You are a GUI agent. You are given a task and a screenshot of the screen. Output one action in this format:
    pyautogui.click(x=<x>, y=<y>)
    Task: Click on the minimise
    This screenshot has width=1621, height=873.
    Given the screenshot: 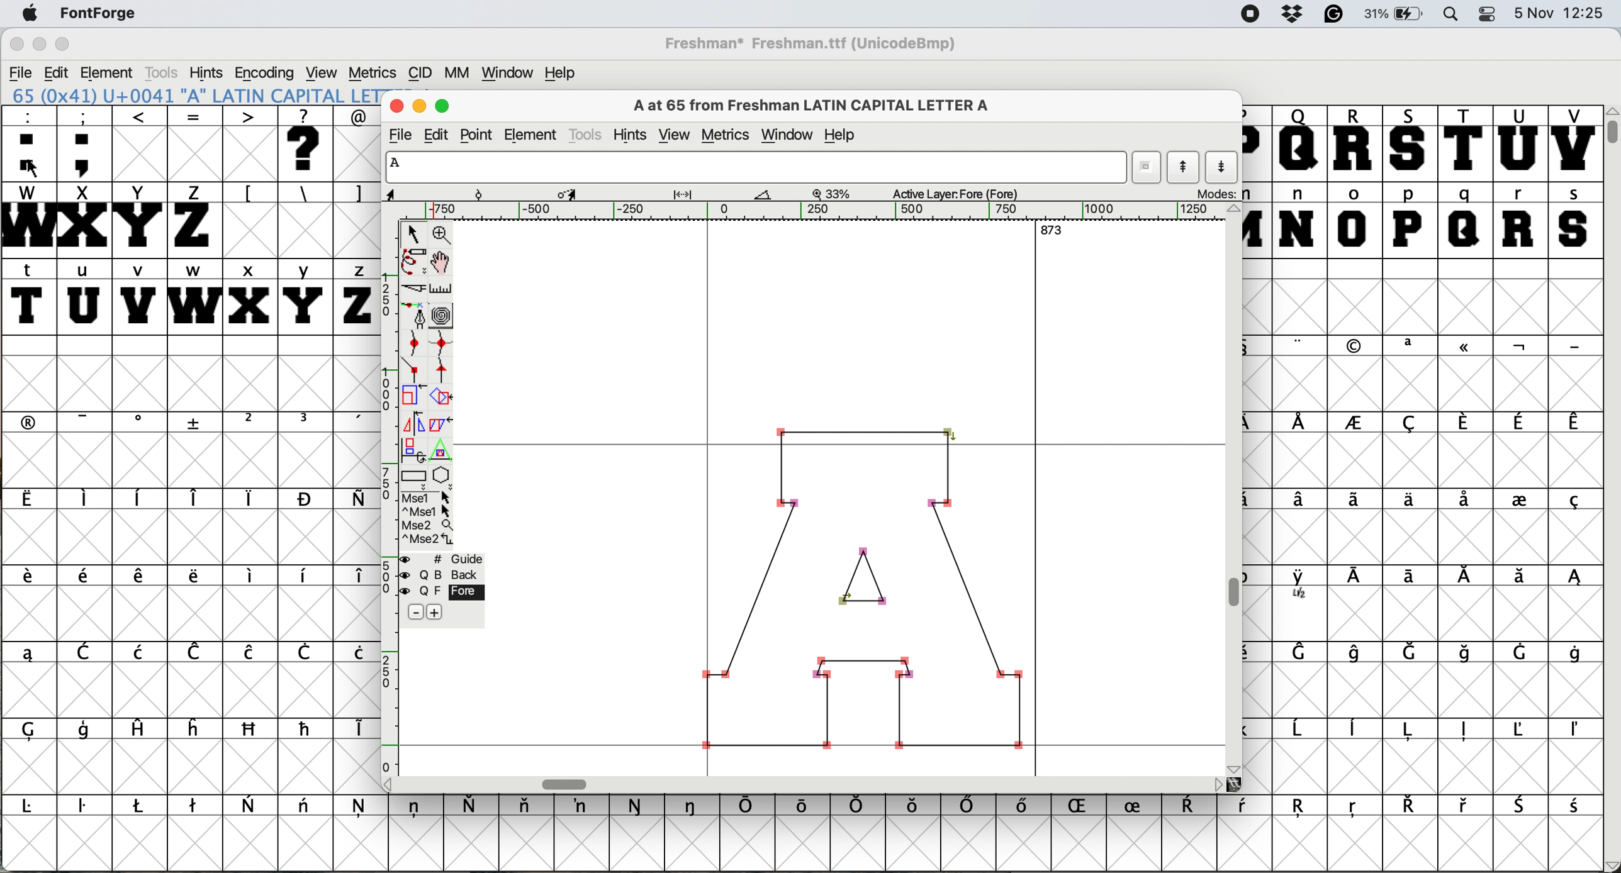 What is the action you would take?
    pyautogui.click(x=38, y=44)
    